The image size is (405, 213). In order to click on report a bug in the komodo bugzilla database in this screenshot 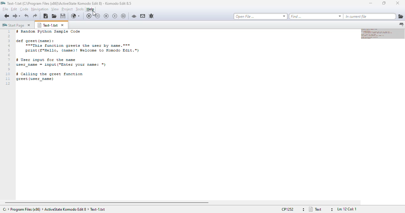, I will do `click(152, 16)`.